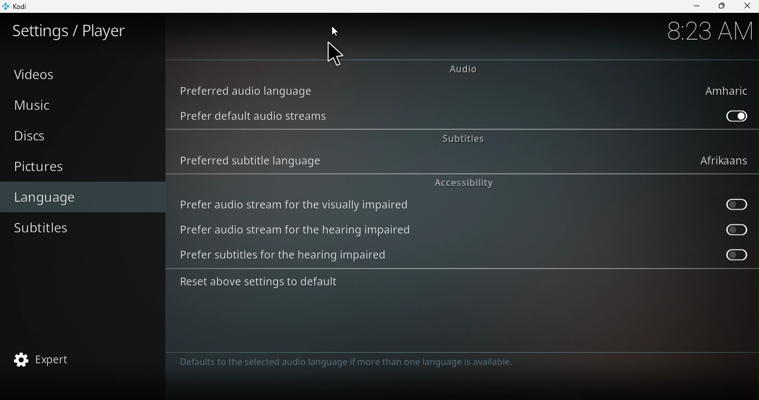 The image size is (759, 400). What do you see at coordinates (727, 255) in the screenshot?
I see `Prefer subtitles for the hearing impaired` at bounding box center [727, 255].